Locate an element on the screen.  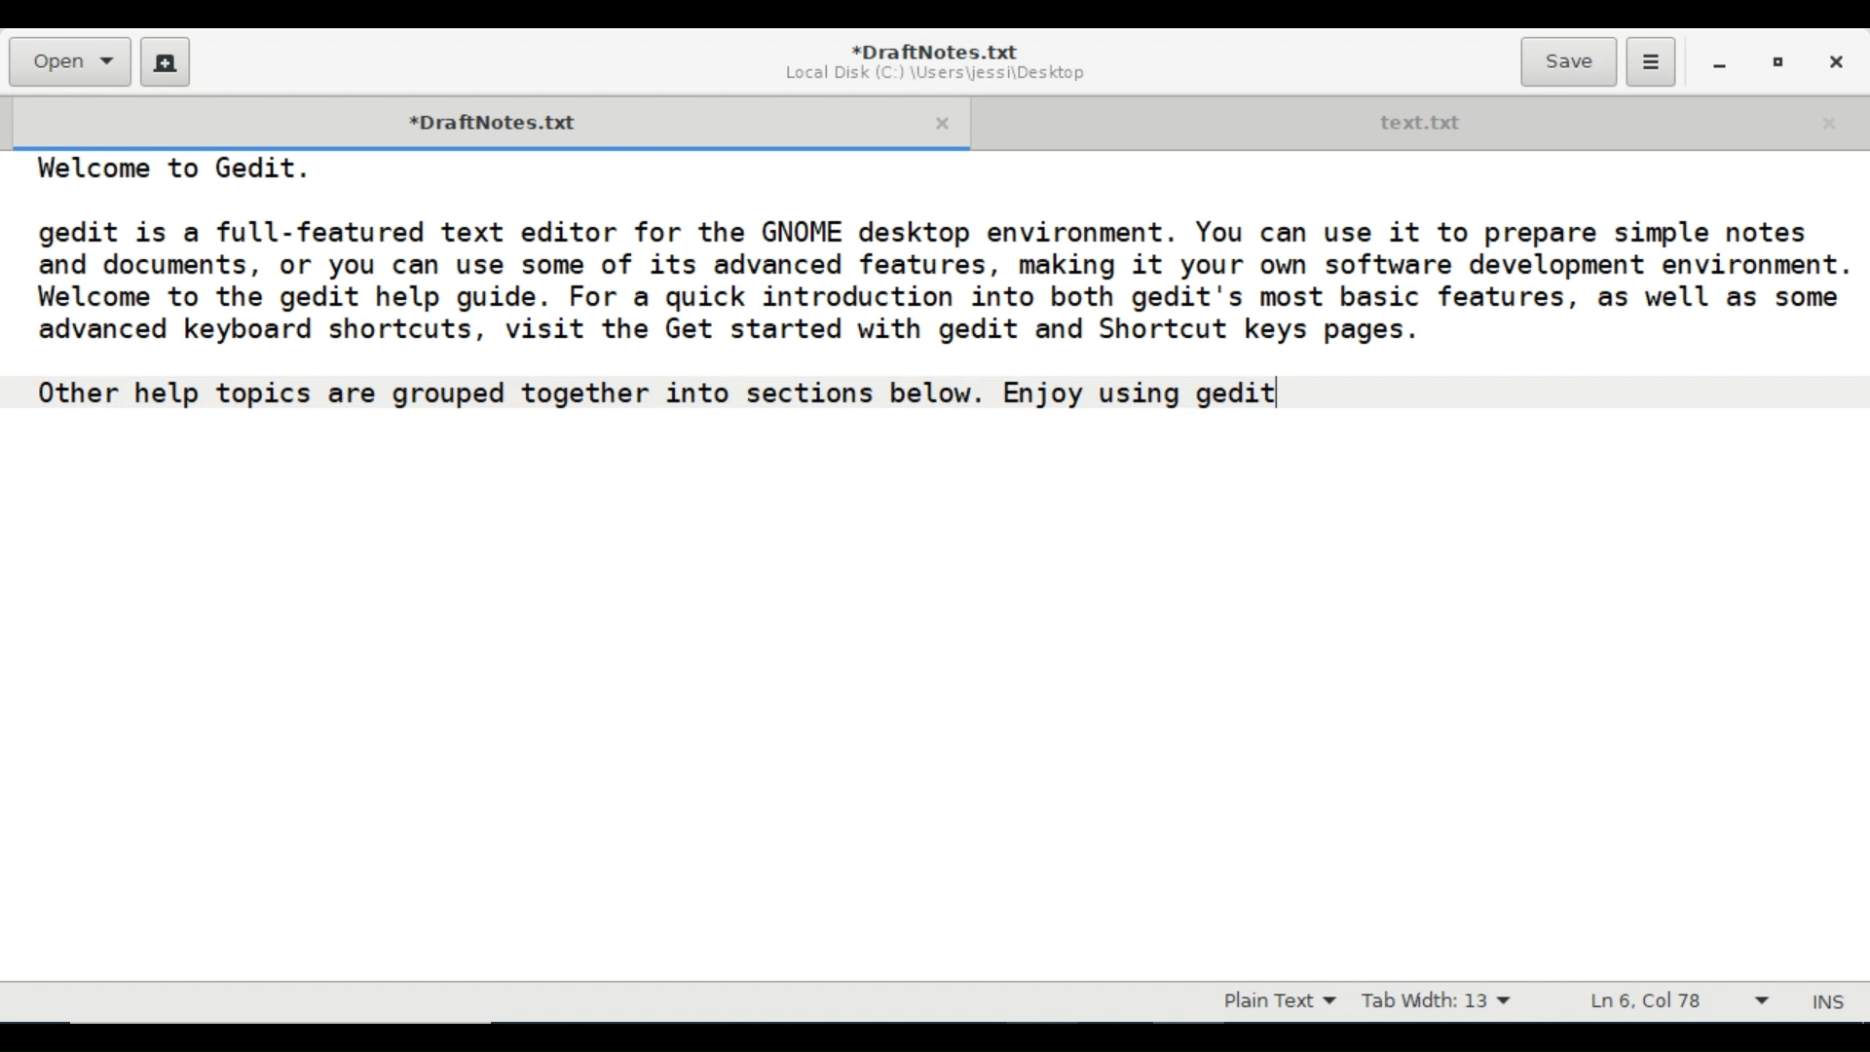
Open Tab is located at coordinates (1418, 120).